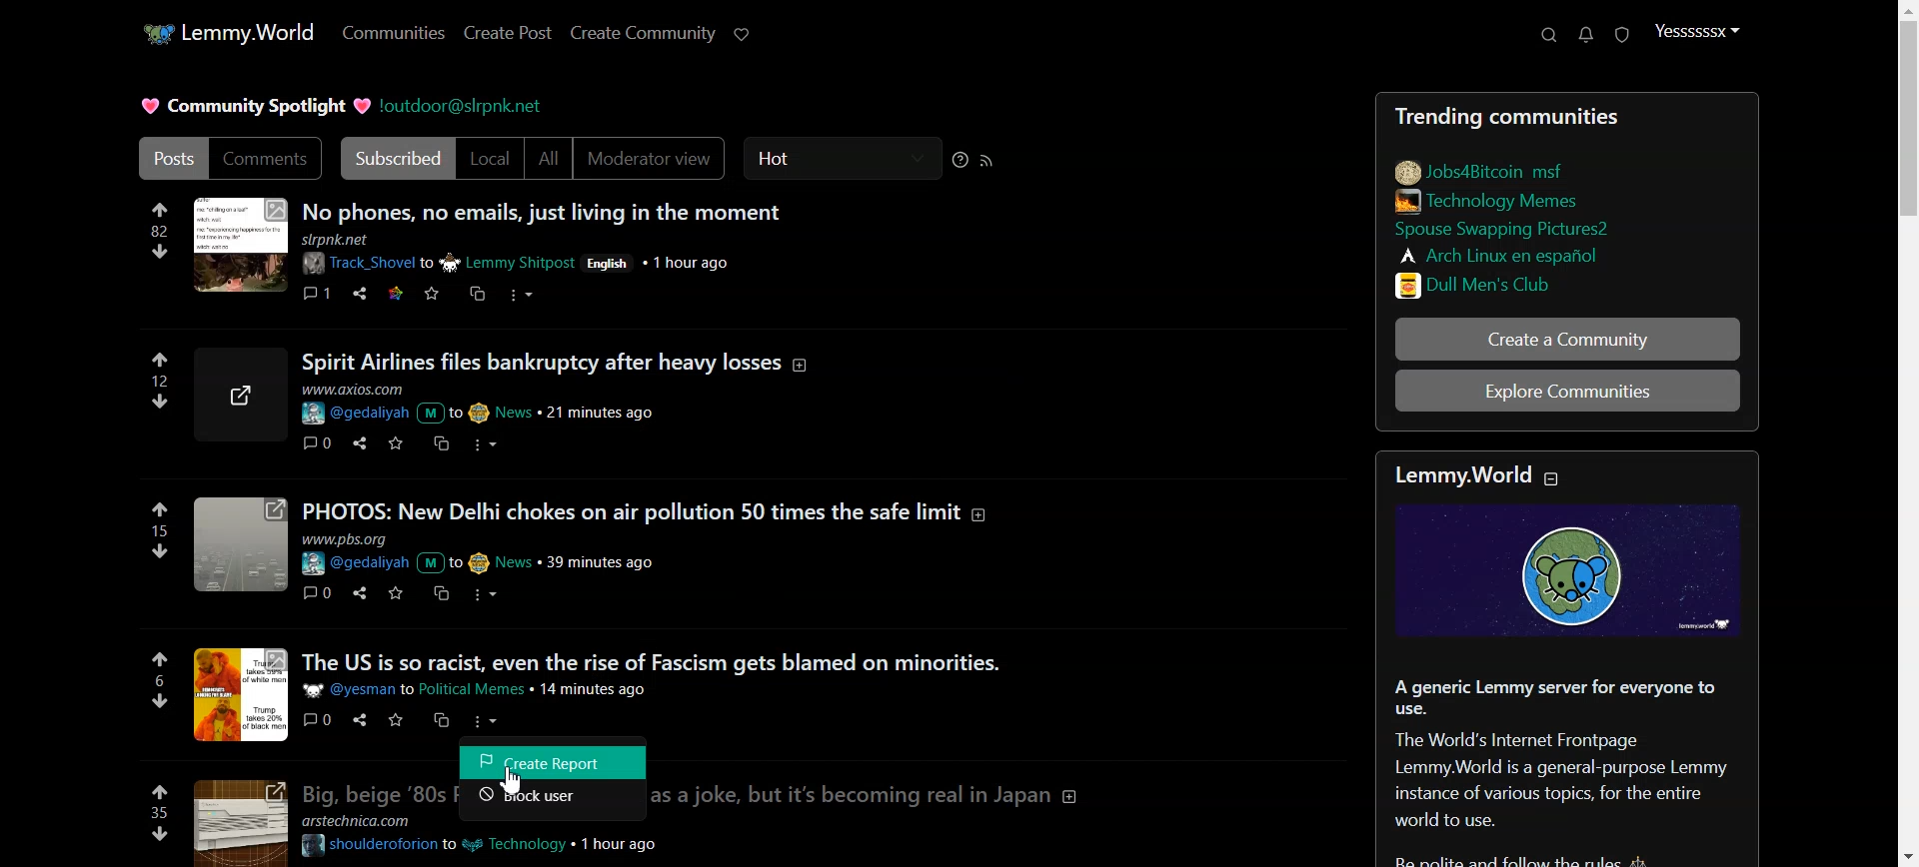  I want to click on save, so click(431, 295).